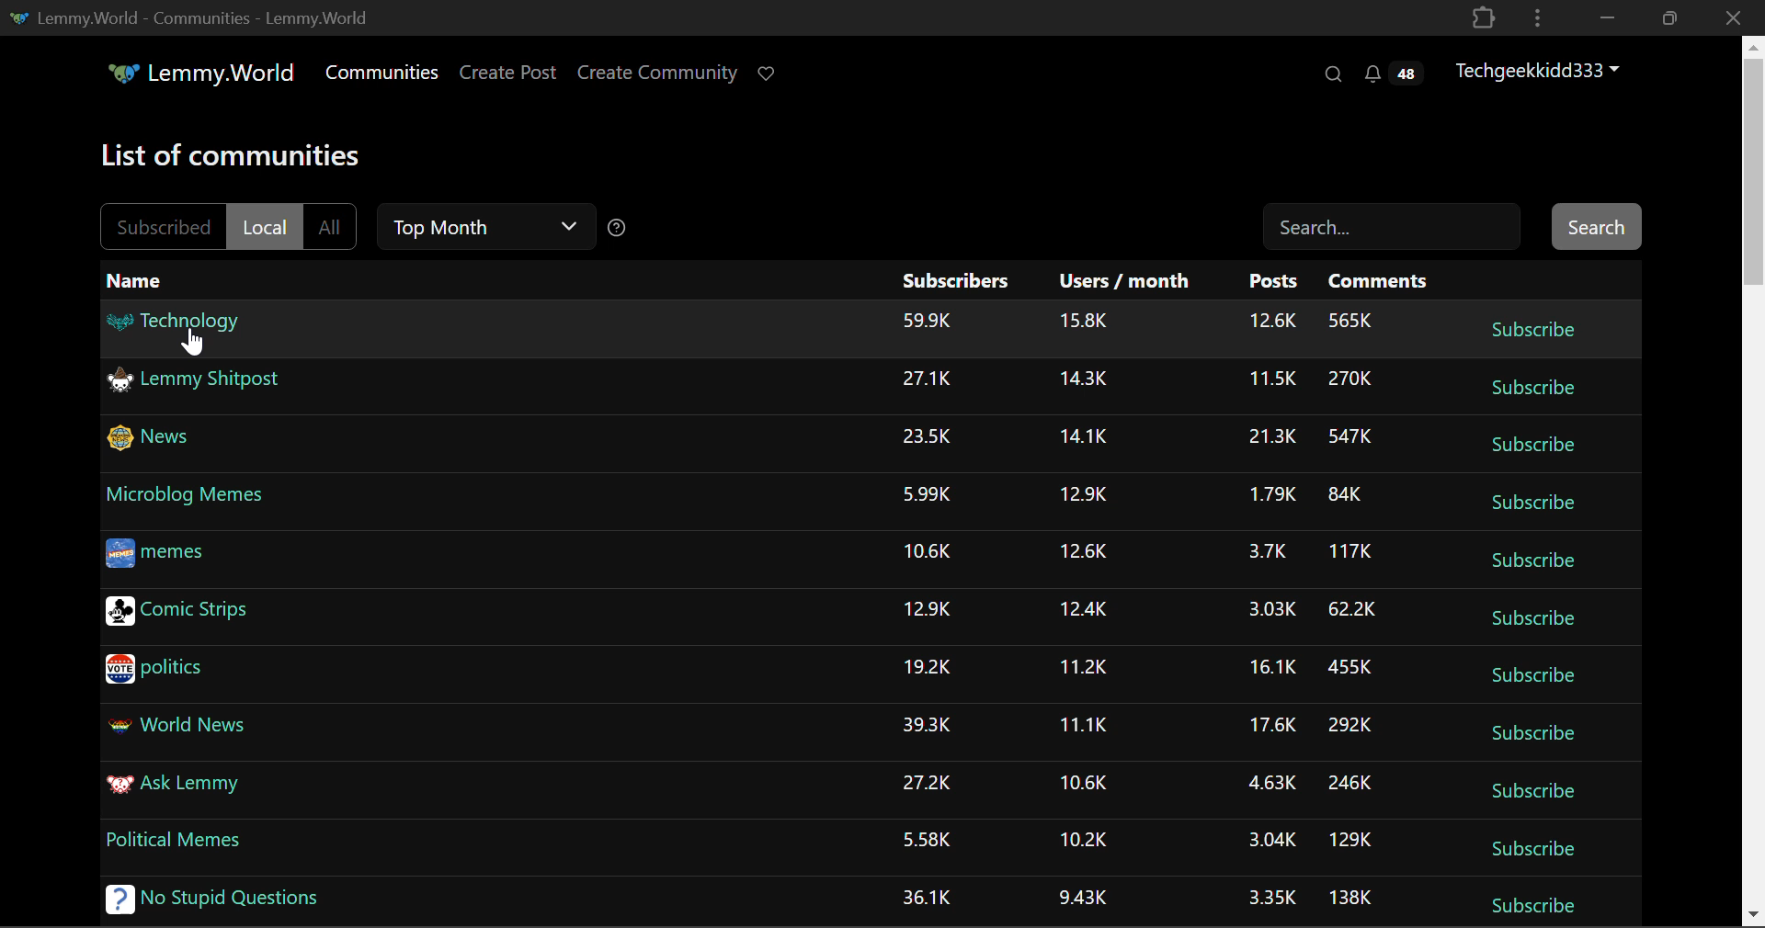 This screenshot has width=1765, height=928. Describe the element at coordinates (183, 730) in the screenshot. I see `World News` at that location.